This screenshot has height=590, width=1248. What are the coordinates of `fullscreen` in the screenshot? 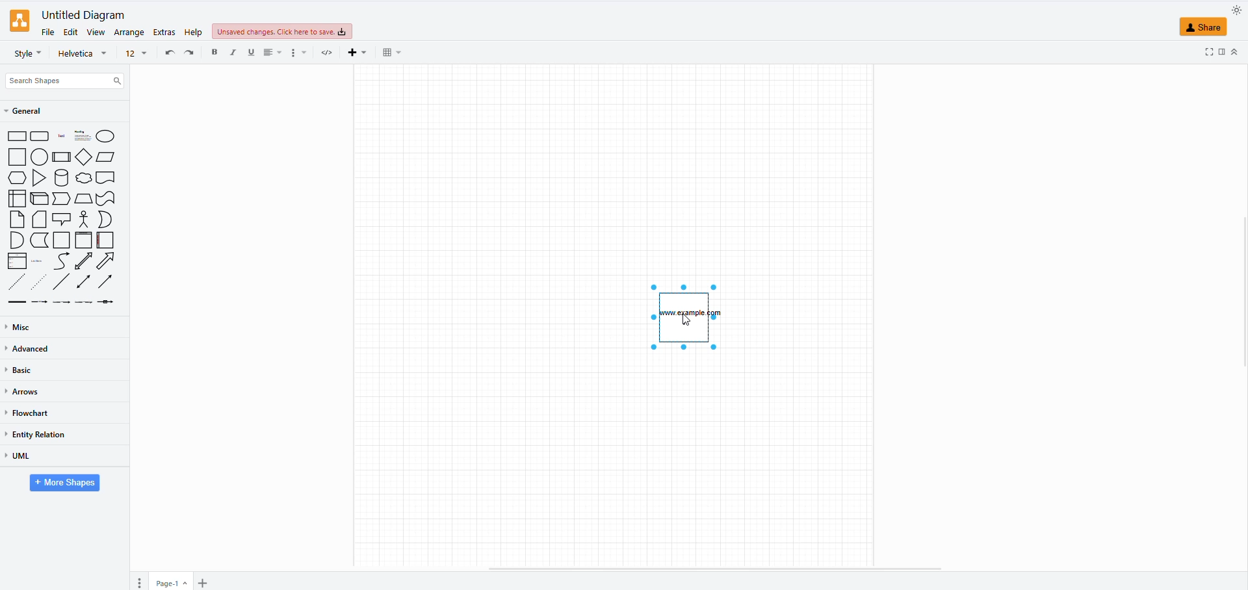 It's located at (1204, 52).